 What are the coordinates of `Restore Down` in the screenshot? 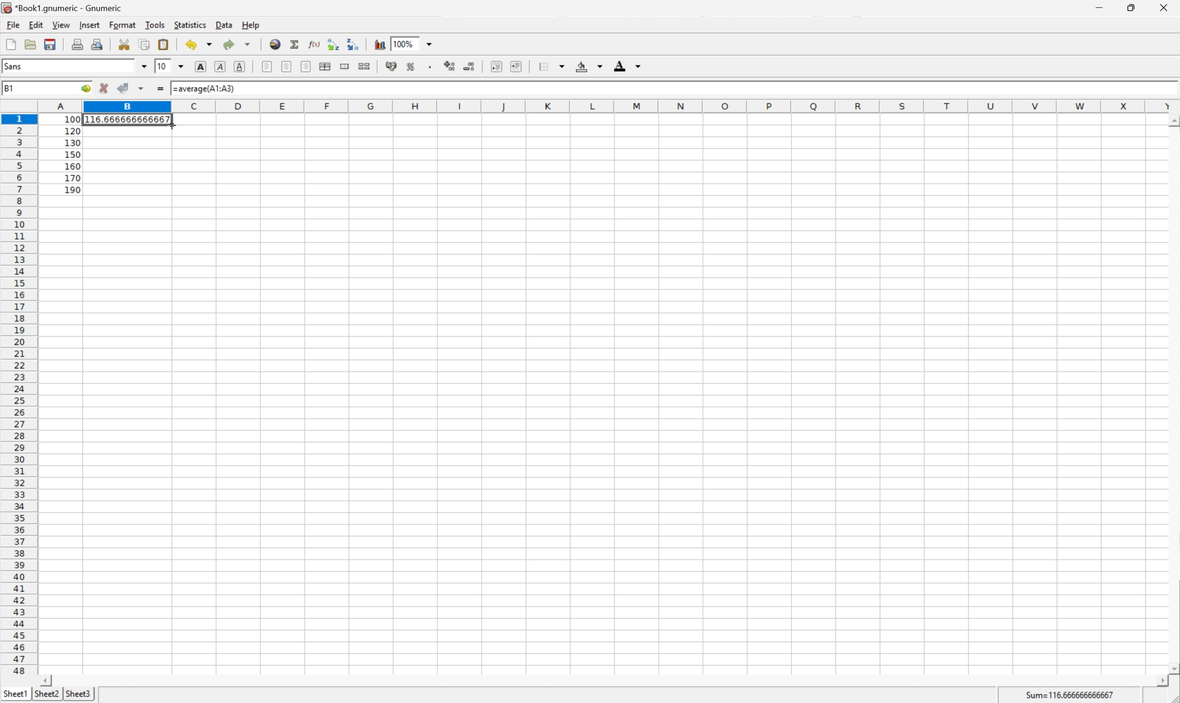 It's located at (1131, 8).